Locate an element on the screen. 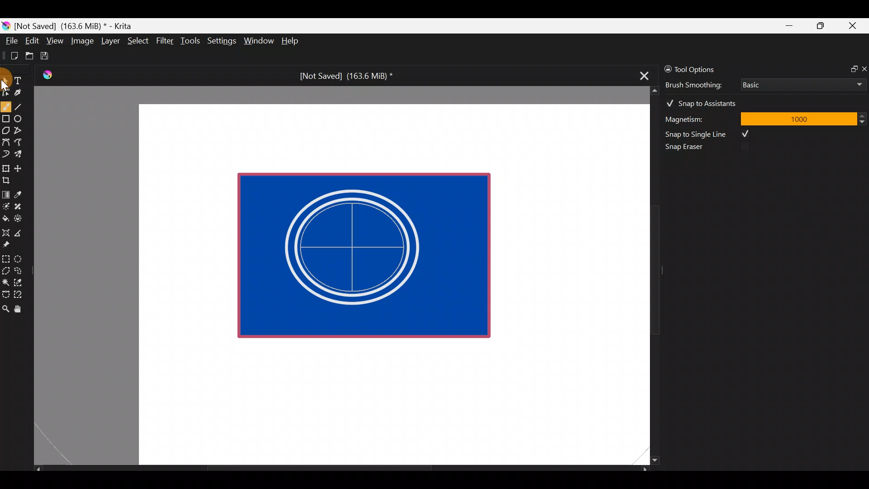  Reference images tool is located at coordinates (9, 244).